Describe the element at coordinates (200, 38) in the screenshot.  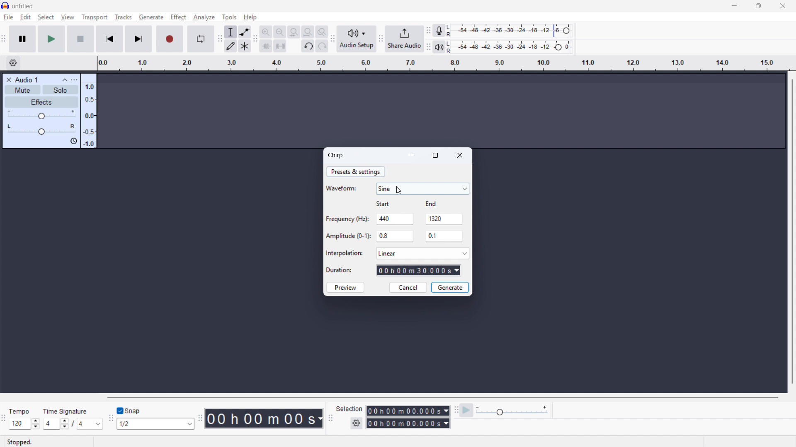
I see `Enable looping ` at that location.